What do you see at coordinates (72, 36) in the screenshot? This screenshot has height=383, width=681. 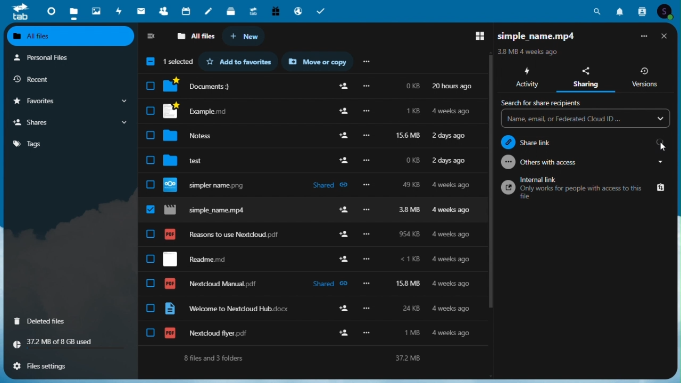 I see `All files` at bounding box center [72, 36].